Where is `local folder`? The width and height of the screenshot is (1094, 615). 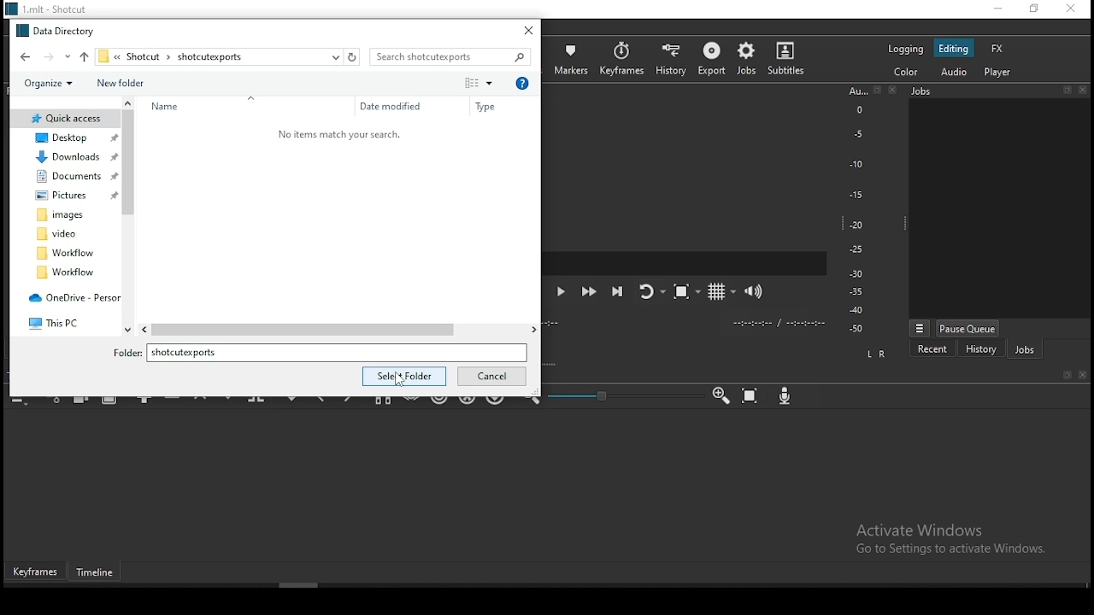 local folder is located at coordinates (63, 196).